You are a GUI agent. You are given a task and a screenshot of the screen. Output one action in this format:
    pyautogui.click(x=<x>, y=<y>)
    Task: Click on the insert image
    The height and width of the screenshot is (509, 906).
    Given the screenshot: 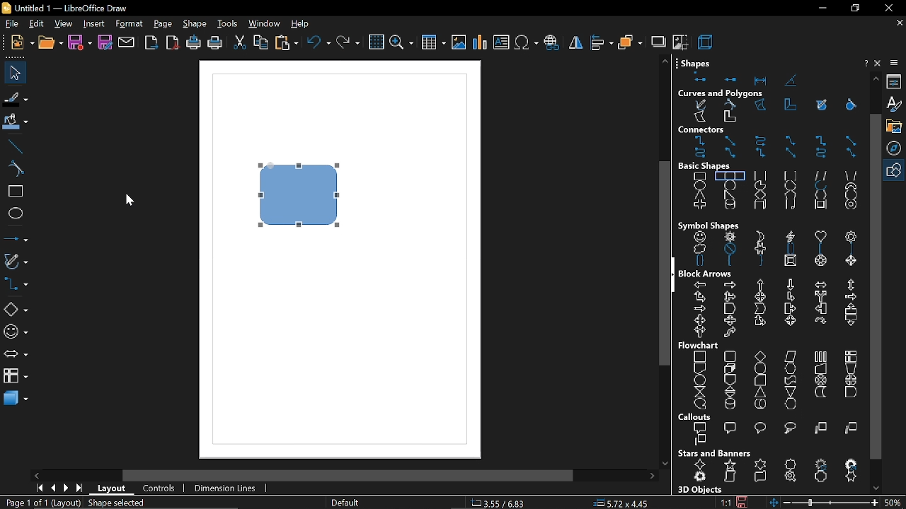 What is the action you would take?
    pyautogui.click(x=459, y=43)
    